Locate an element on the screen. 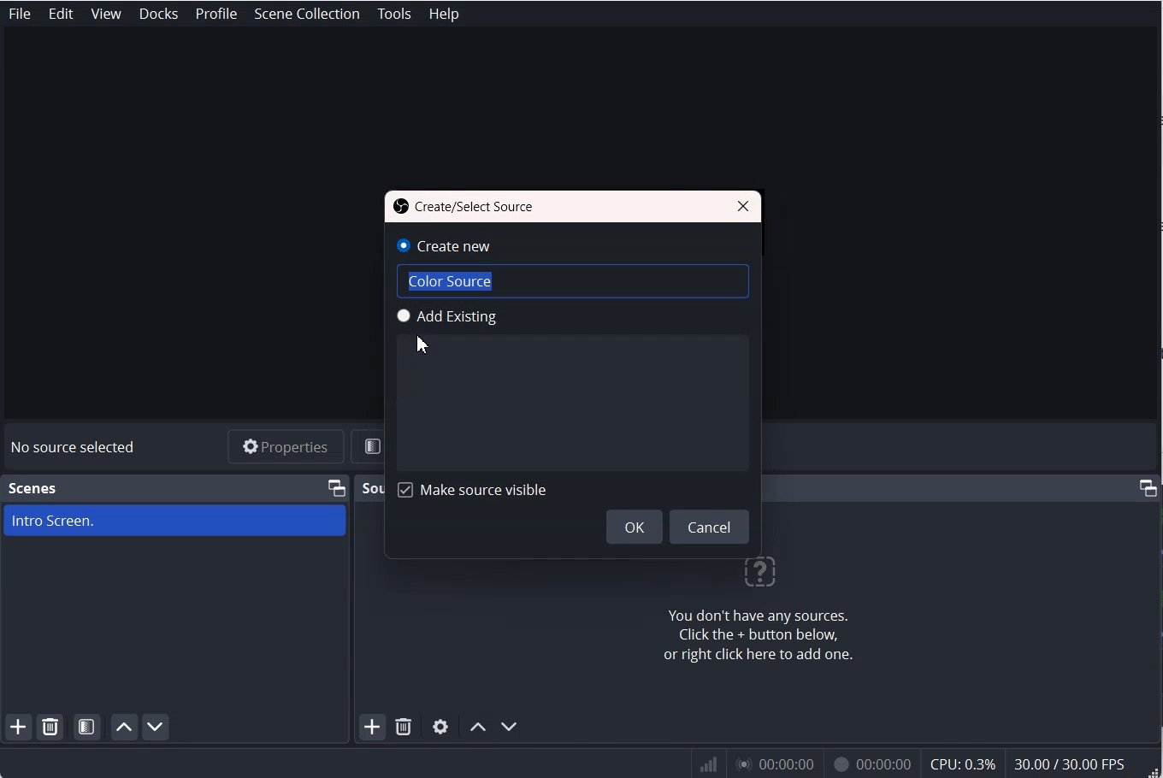 Image resolution: width=1163 pixels, height=778 pixels. No source selected is located at coordinates (74, 446).